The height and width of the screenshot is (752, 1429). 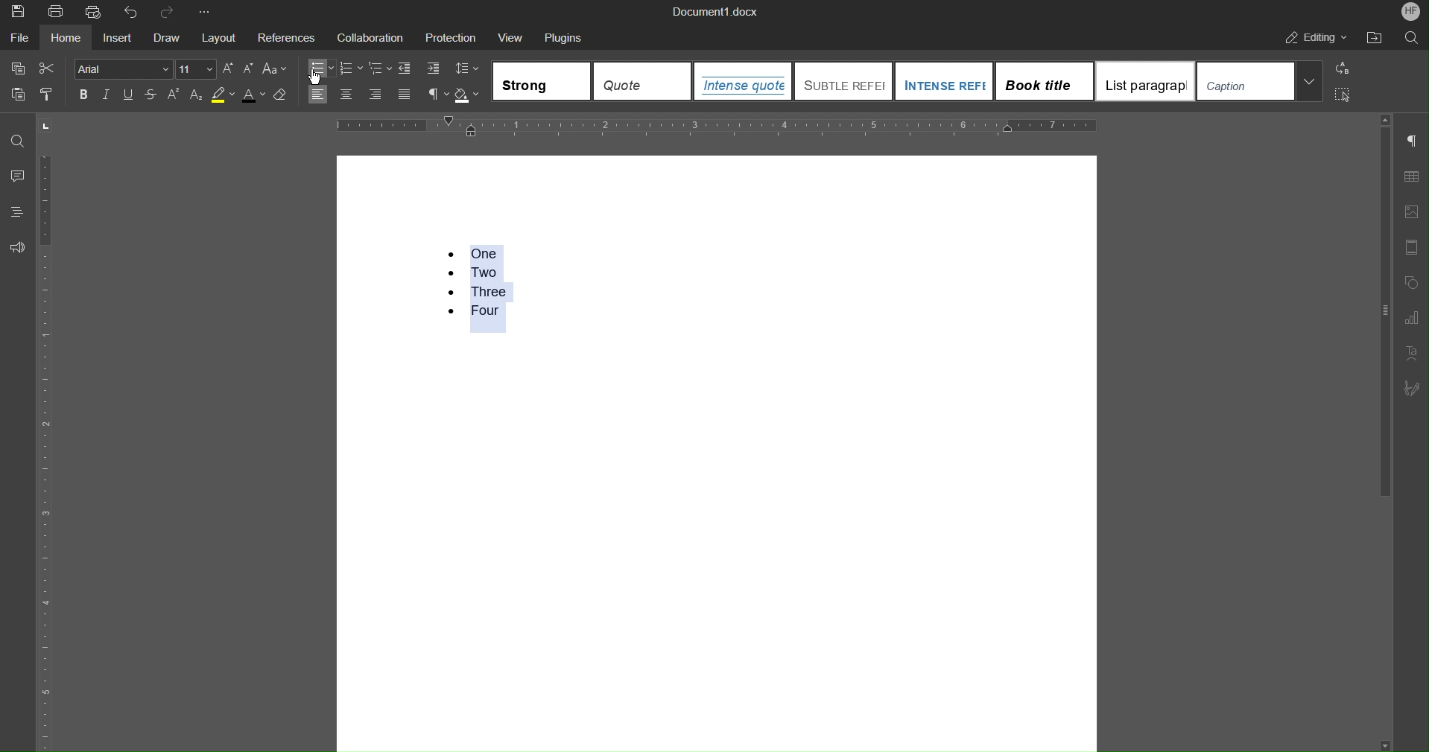 I want to click on Non-Printing Characters, so click(x=1412, y=142).